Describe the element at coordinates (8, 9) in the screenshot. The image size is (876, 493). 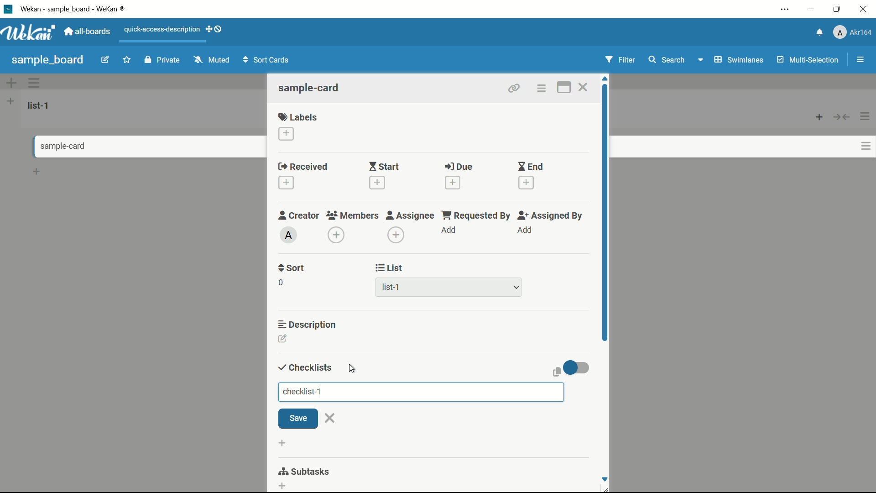
I see `app icon` at that location.